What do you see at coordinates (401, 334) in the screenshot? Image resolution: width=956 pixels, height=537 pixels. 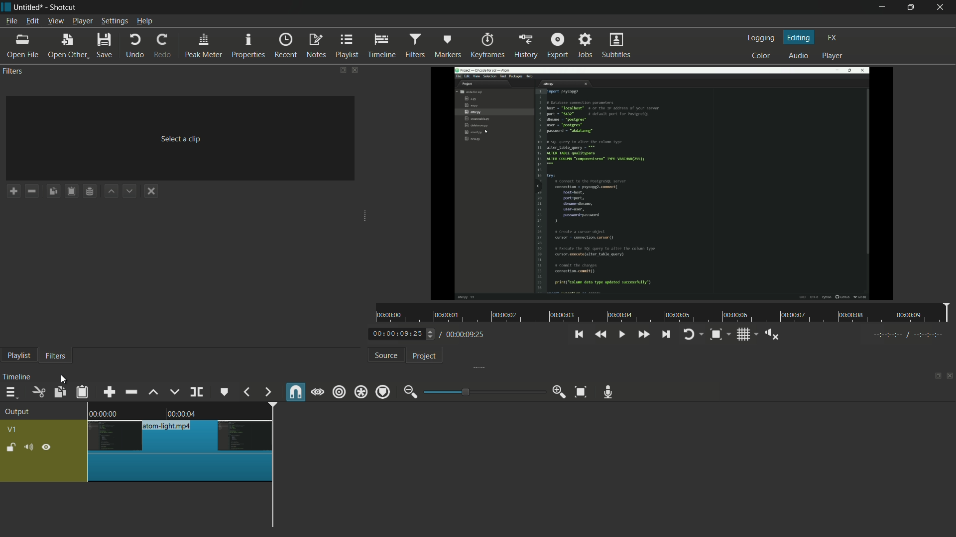 I see `current time` at bounding box center [401, 334].